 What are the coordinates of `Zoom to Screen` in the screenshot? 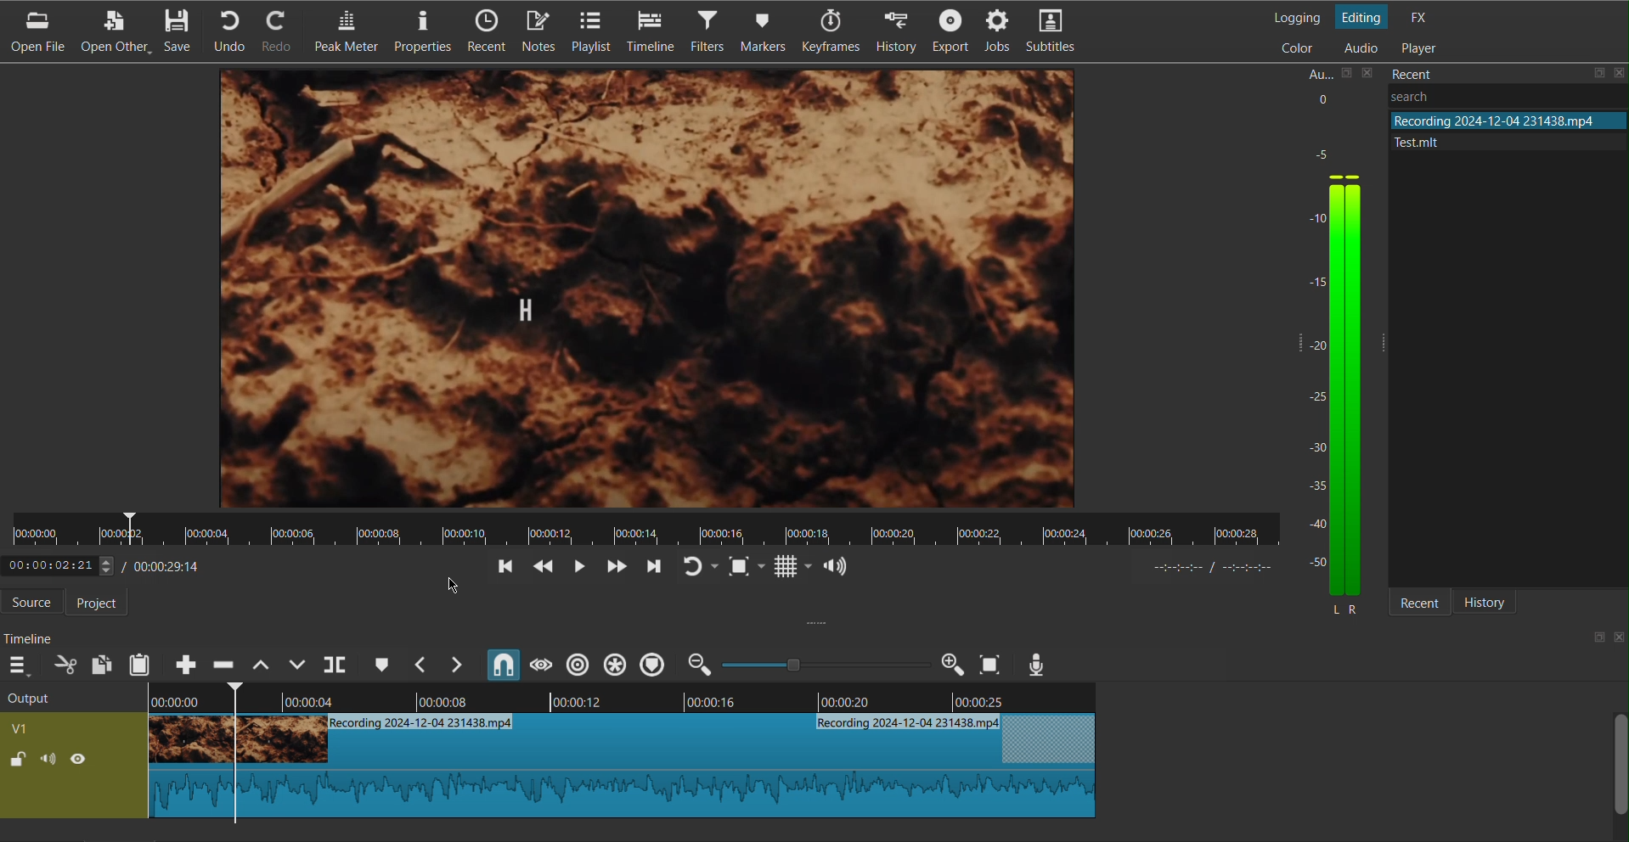 It's located at (989, 664).